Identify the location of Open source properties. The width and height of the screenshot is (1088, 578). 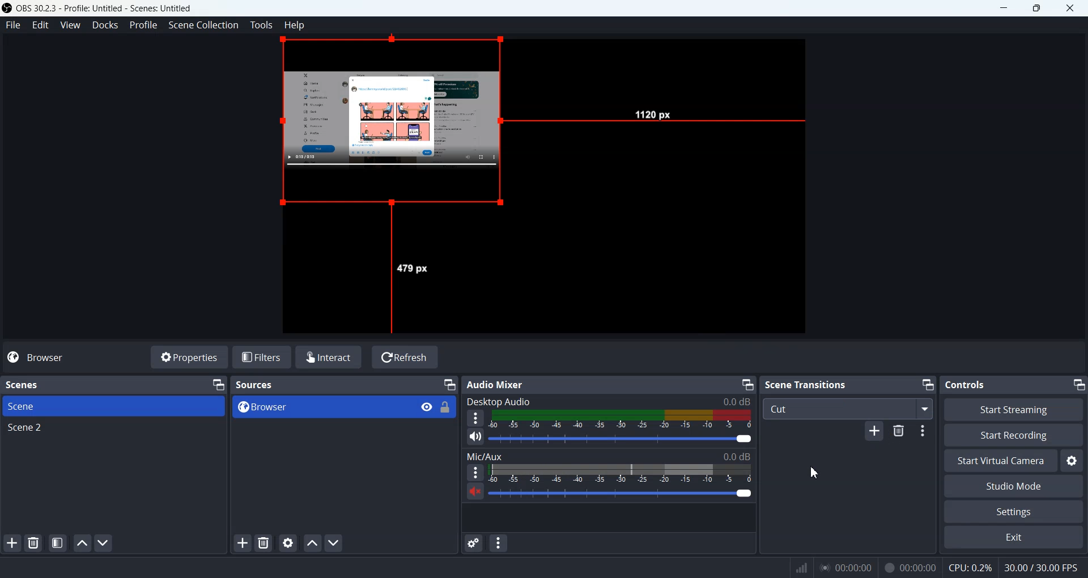
(288, 542).